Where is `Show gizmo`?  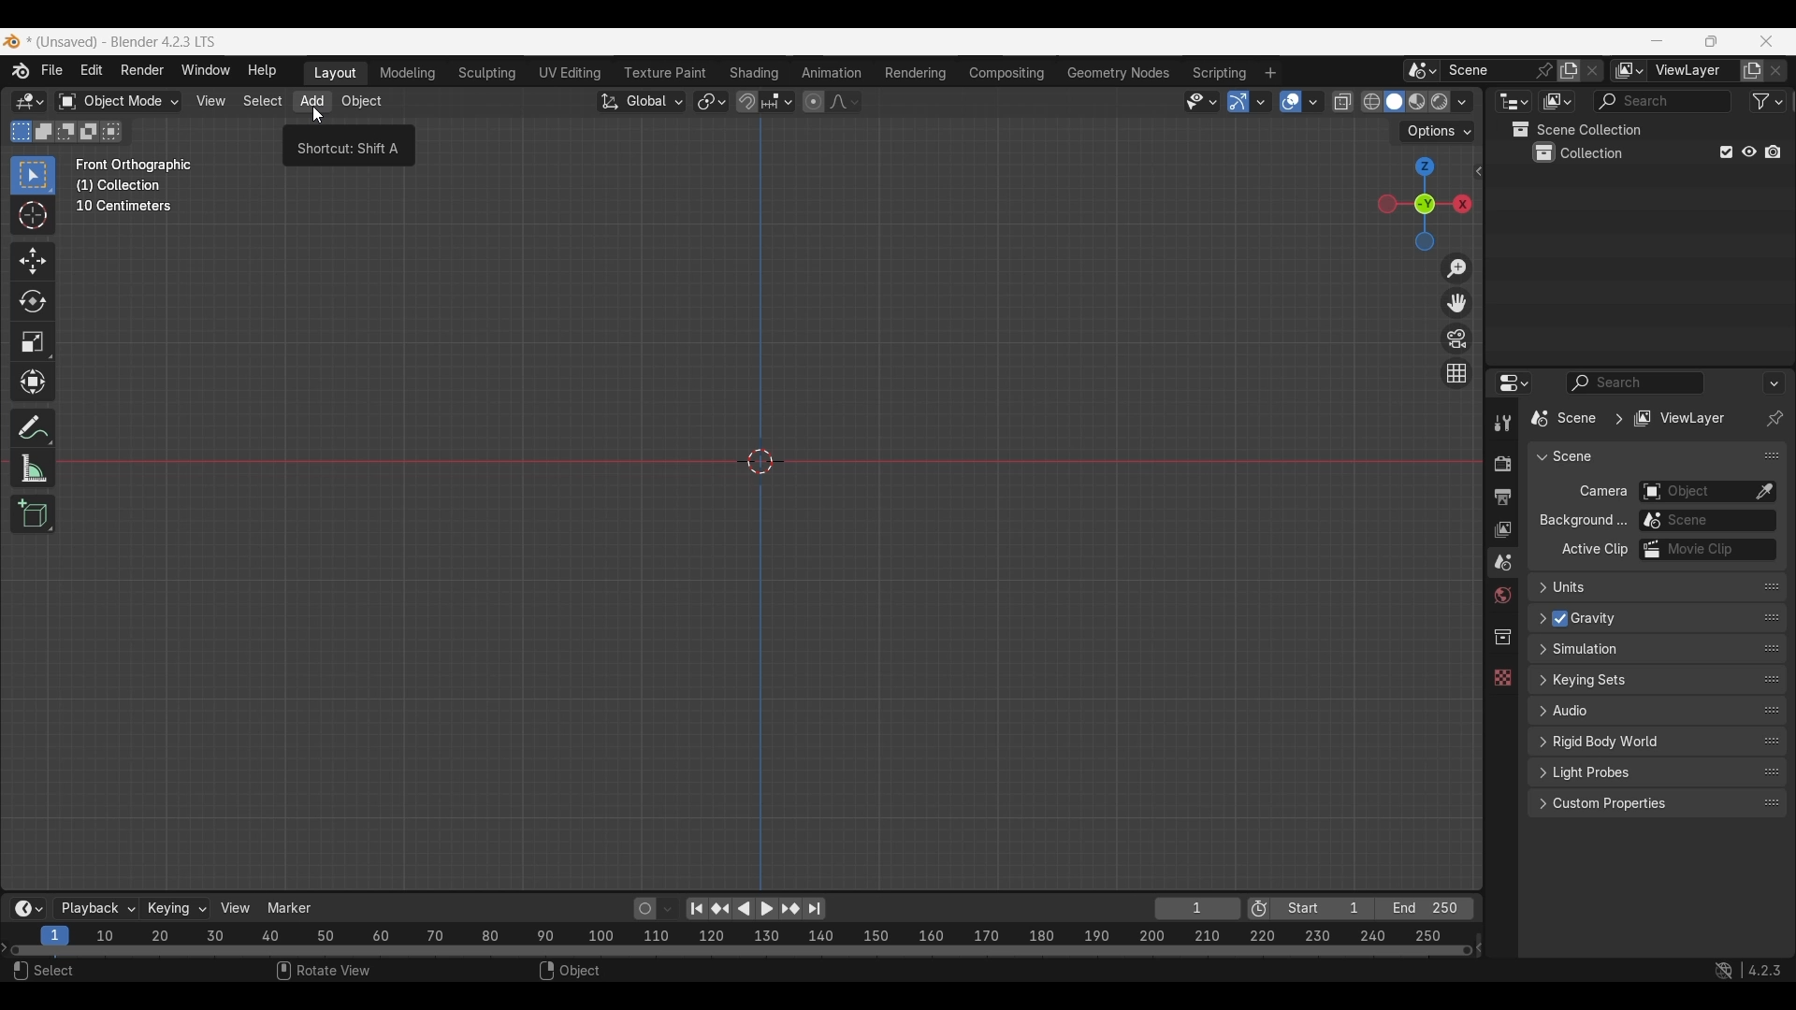
Show gizmo is located at coordinates (1238, 102).